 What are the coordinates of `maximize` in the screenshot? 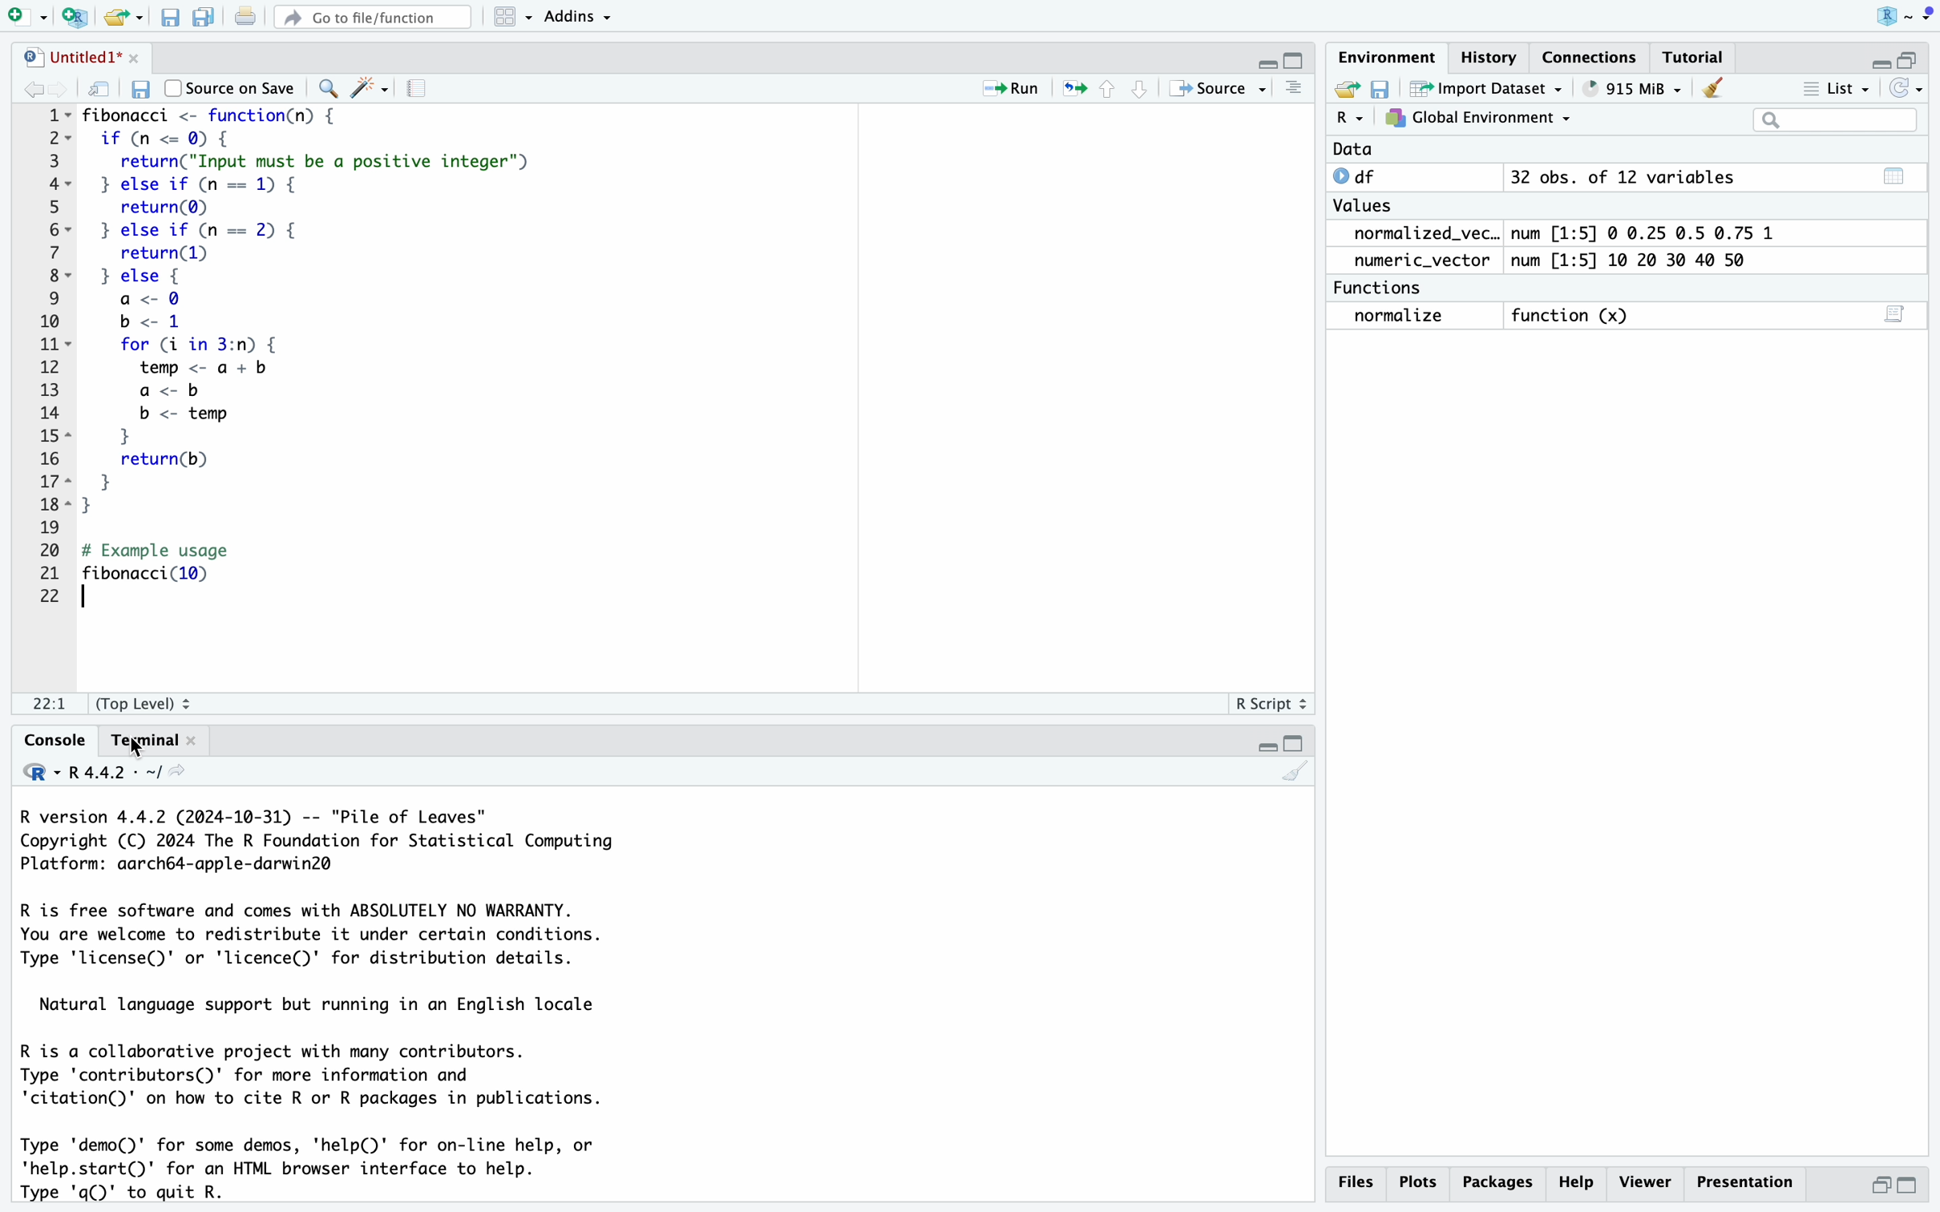 It's located at (1918, 57).